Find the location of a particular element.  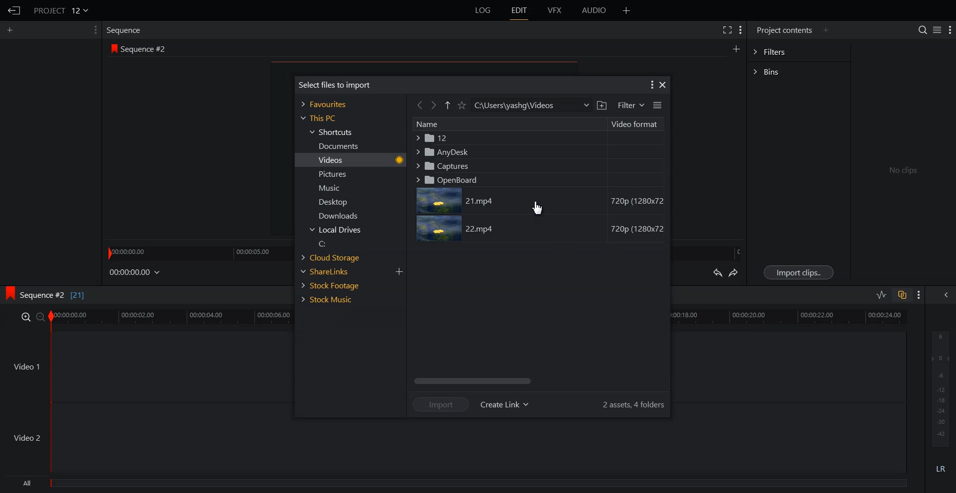

LOG is located at coordinates (483, 10).